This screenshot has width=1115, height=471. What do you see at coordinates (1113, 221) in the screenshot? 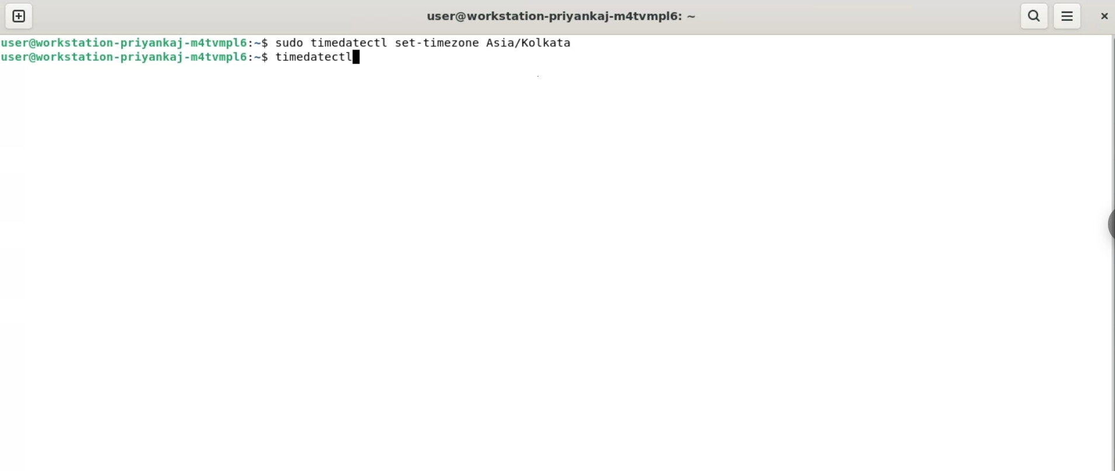
I see `sidebar` at bounding box center [1113, 221].